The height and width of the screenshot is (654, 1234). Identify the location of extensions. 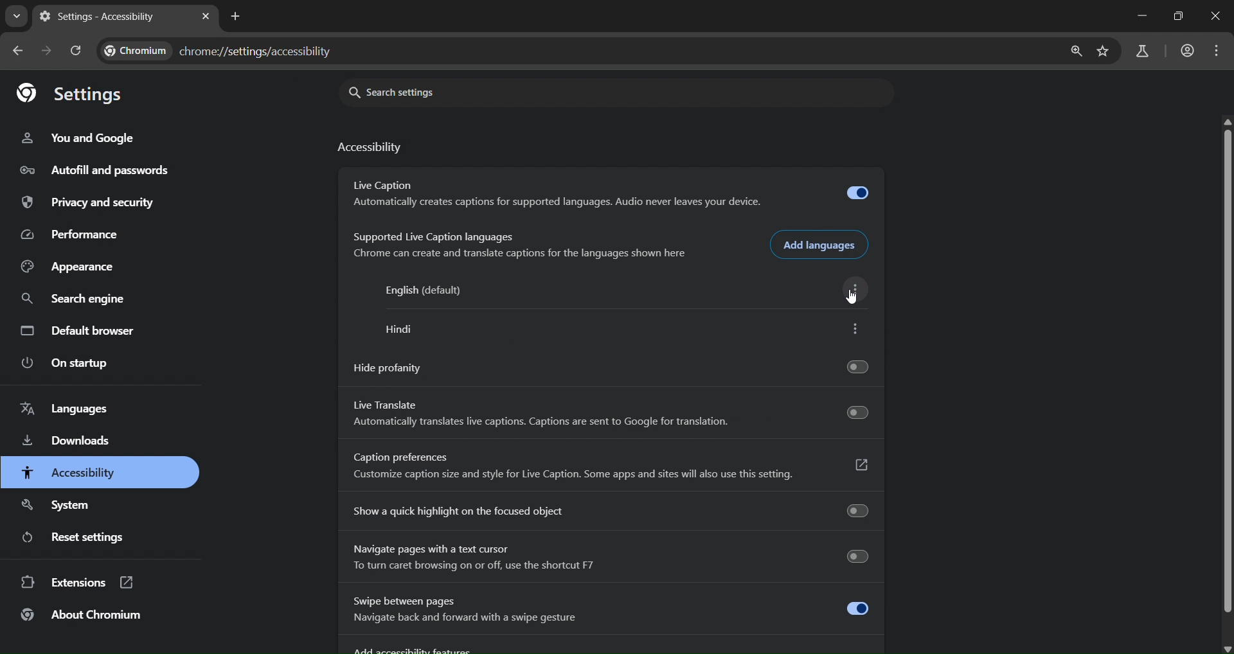
(76, 582).